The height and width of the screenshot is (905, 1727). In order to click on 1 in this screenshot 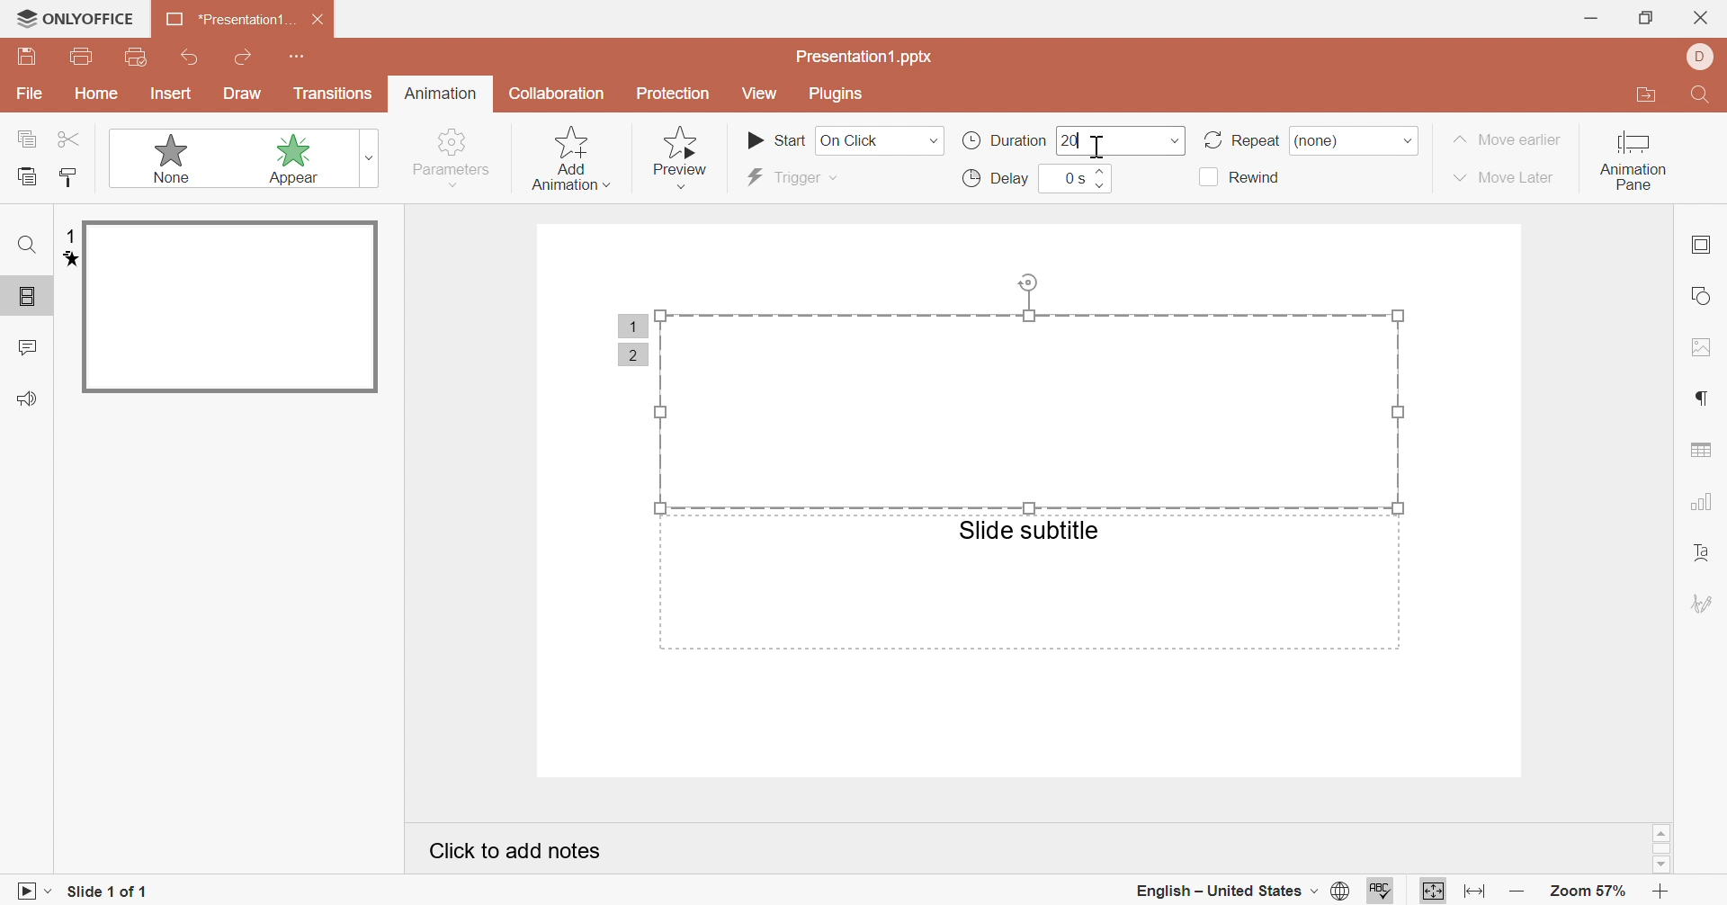, I will do `click(69, 237)`.